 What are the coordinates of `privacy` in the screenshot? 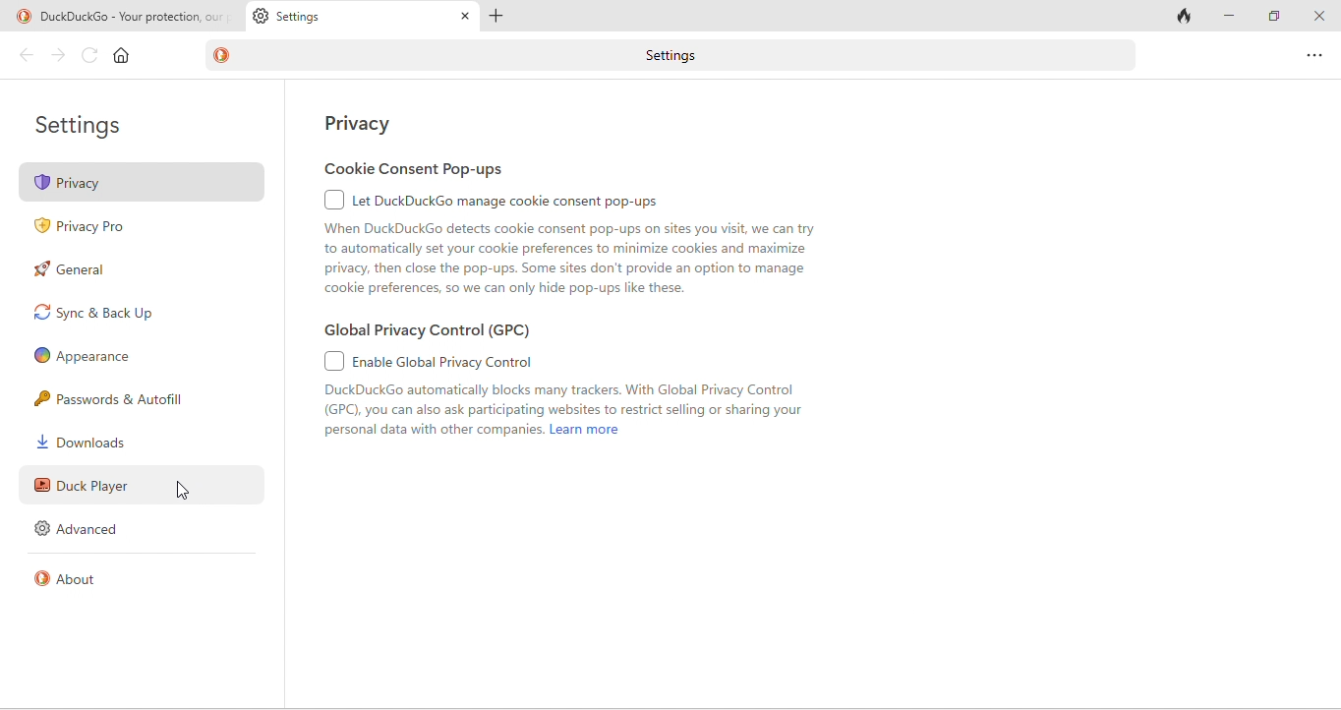 It's located at (141, 183).